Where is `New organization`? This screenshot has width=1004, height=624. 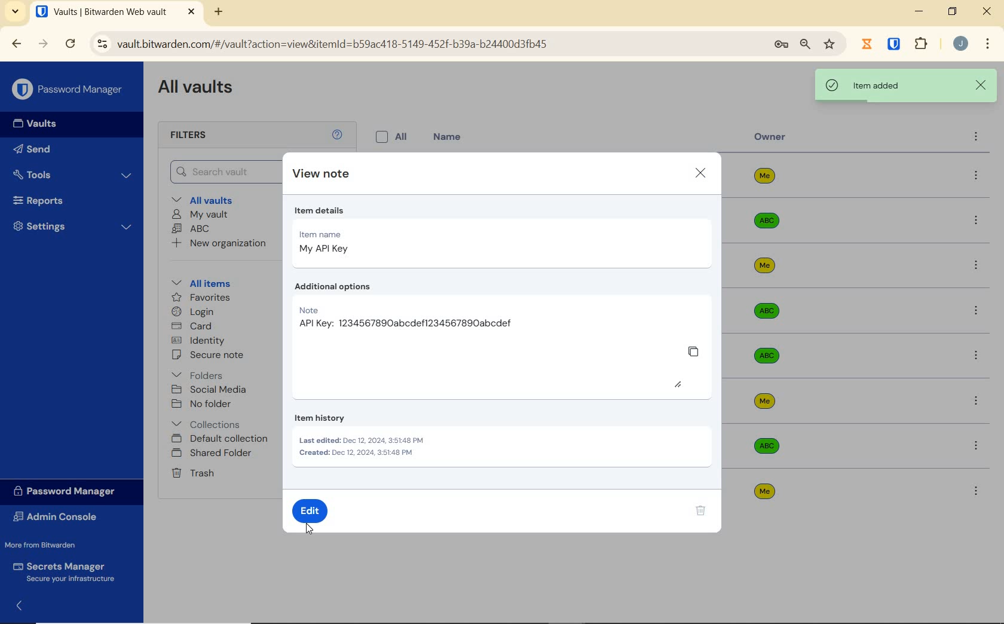 New organization is located at coordinates (219, 243).